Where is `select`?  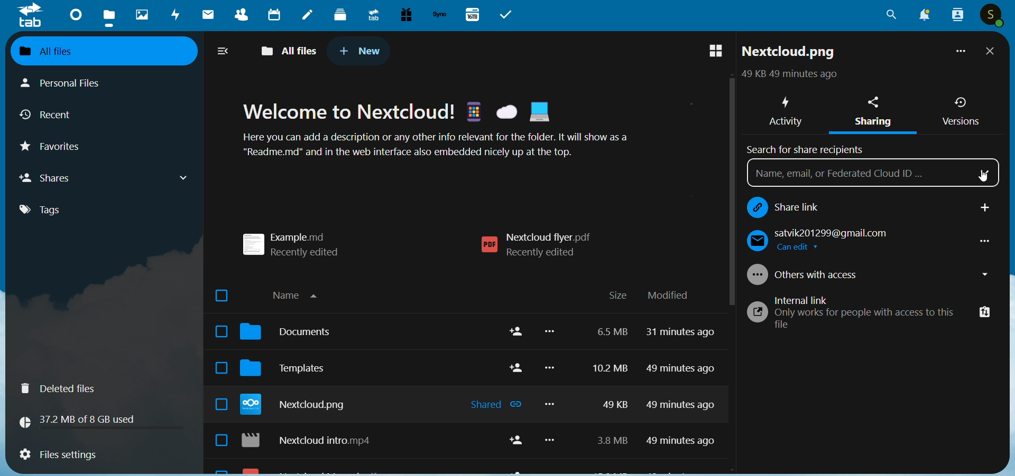 select is located at coordinates (217, 369).